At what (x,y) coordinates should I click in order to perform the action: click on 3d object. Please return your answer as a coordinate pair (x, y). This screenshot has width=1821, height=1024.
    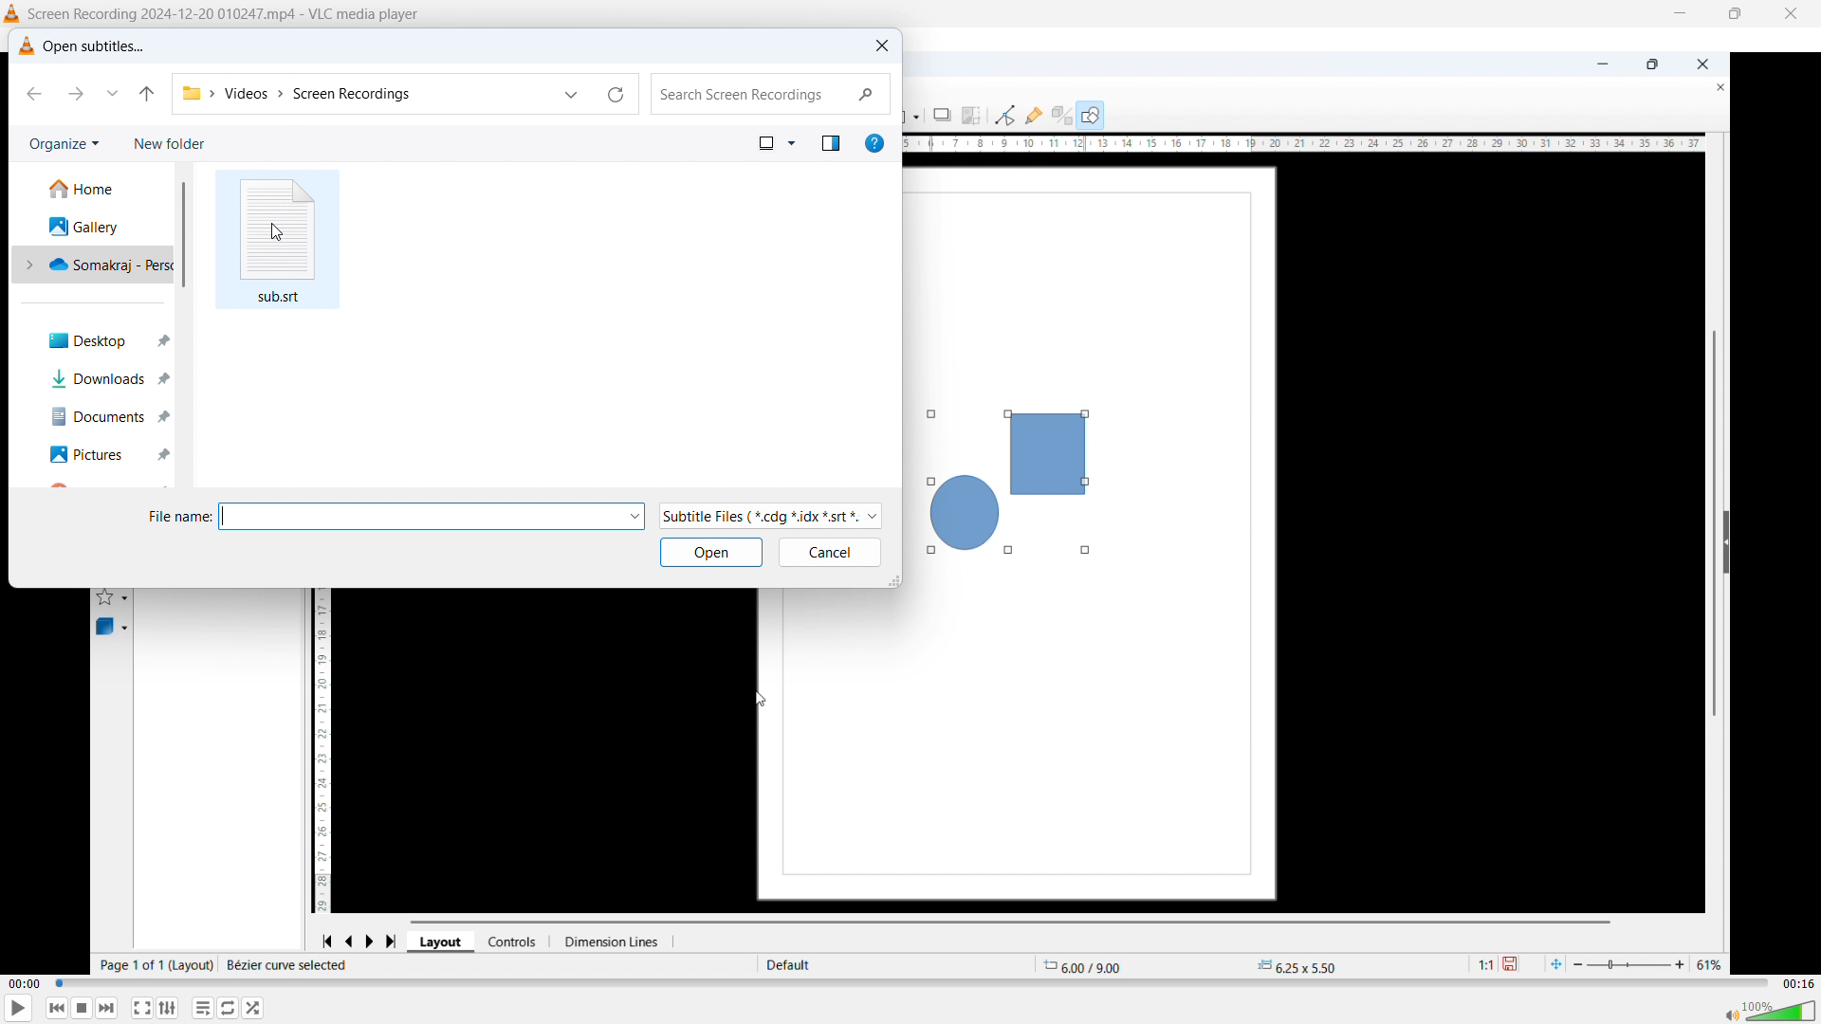
    Looking at the image, I should click on (113, 628).